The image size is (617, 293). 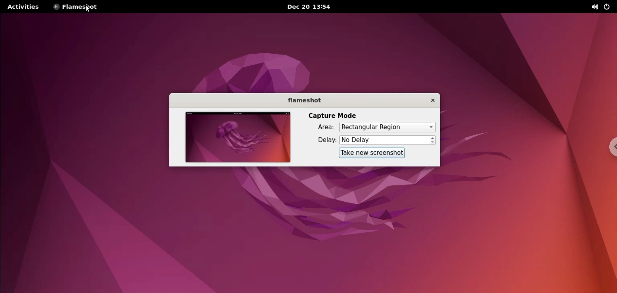 I want to click on close, so click(x=432, y=101).